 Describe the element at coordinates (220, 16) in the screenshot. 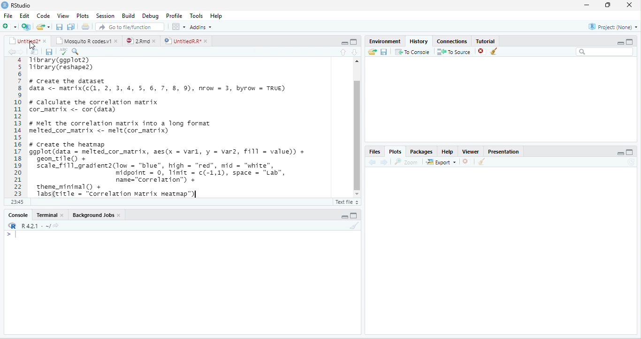

I see `help` at that location.